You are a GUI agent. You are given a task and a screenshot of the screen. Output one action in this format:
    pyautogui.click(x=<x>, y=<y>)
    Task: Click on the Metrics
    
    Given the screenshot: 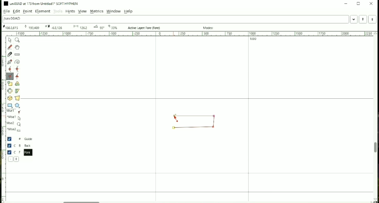 What is the action you would take?
    pyautogui.click(x=97, y=11)
    